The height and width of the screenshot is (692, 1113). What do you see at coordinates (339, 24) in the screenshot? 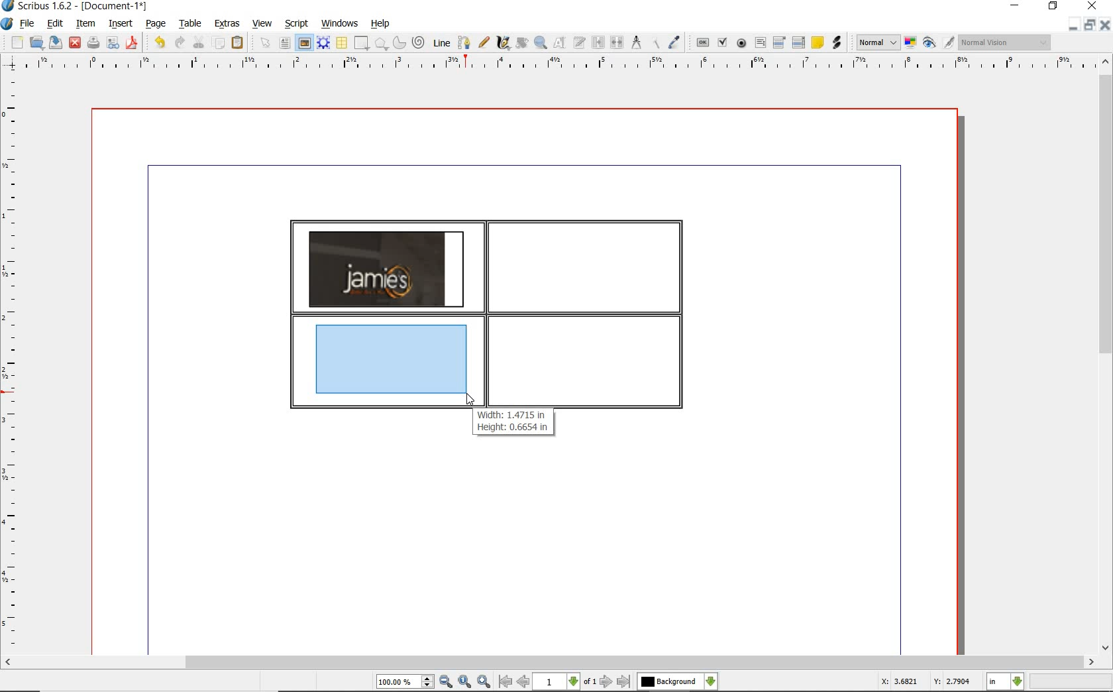
I see `windows` at bounding box center [339, 24].